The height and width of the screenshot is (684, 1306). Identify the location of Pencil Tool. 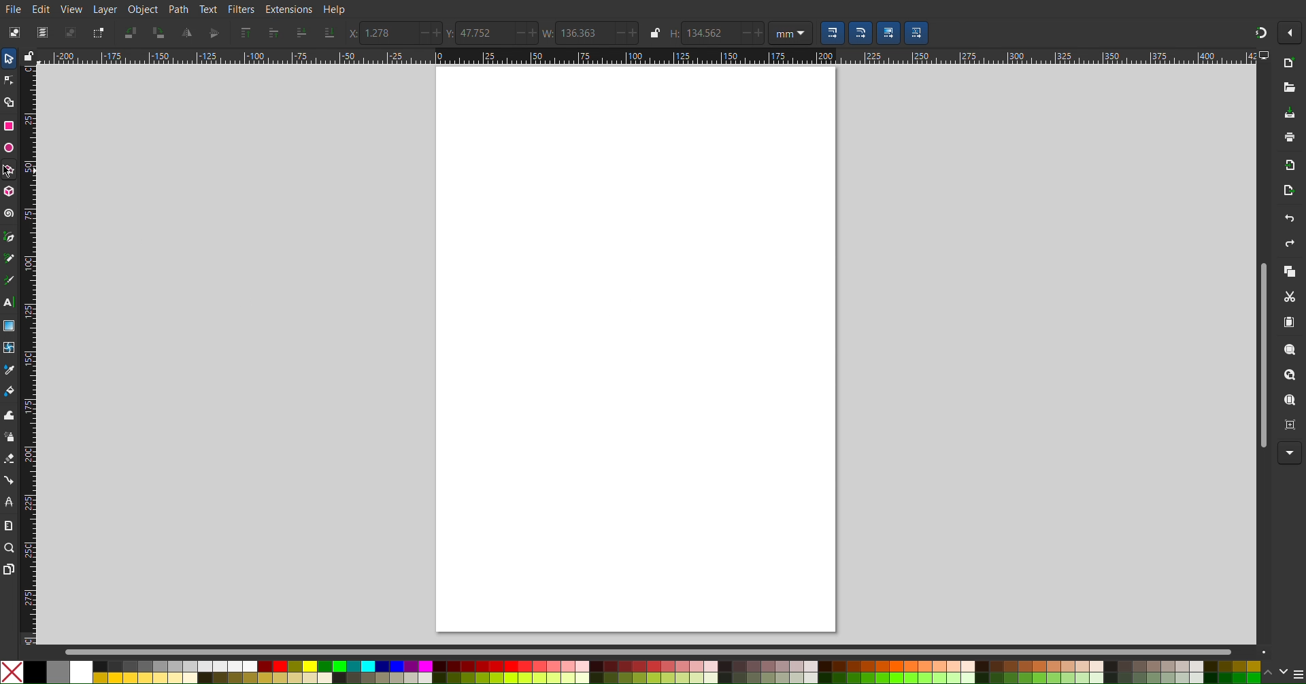
(9, 259).